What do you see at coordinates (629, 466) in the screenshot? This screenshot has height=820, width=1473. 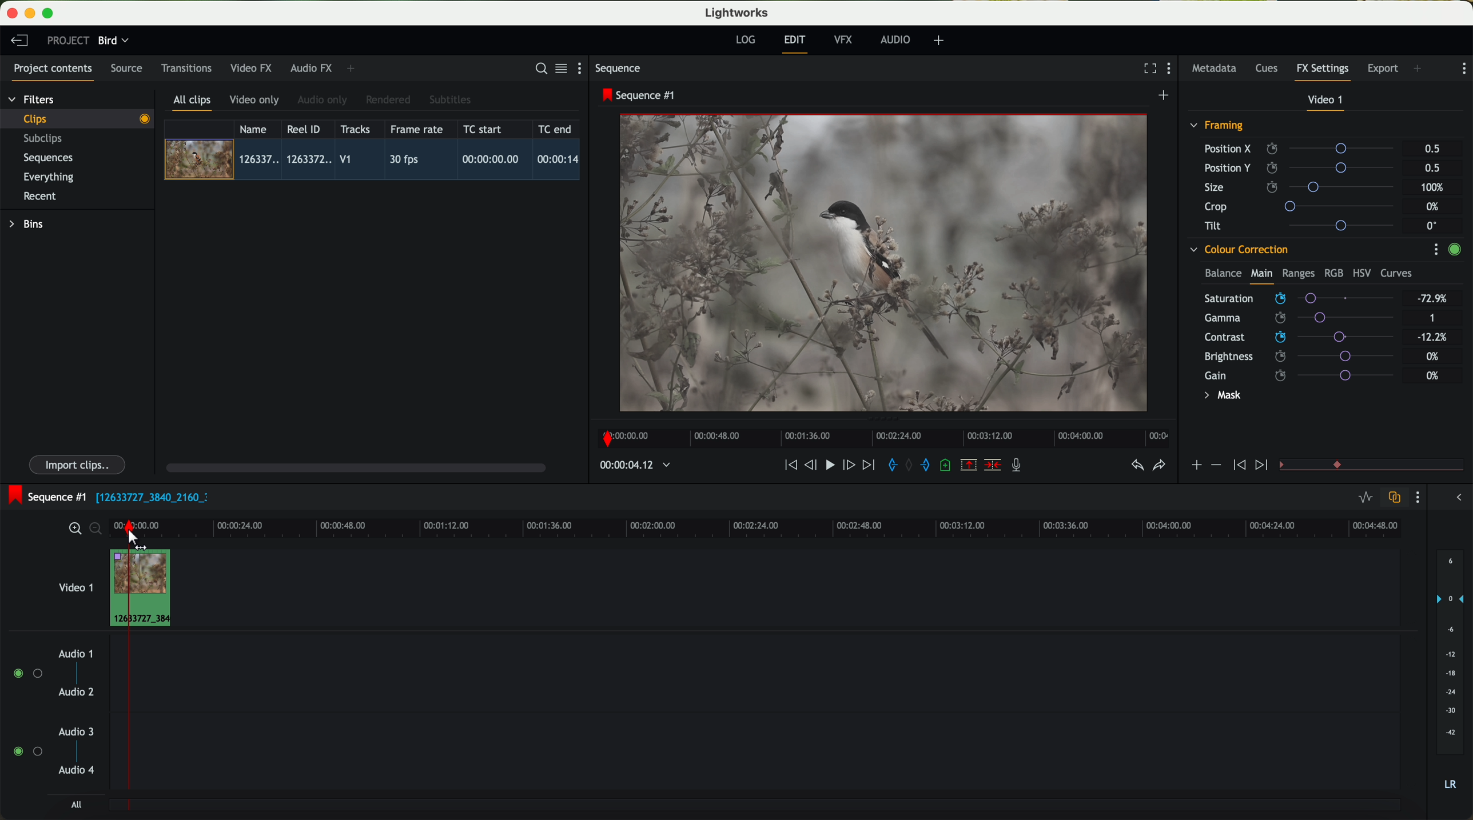 I see `timeline` at bounding box center [629, 466].